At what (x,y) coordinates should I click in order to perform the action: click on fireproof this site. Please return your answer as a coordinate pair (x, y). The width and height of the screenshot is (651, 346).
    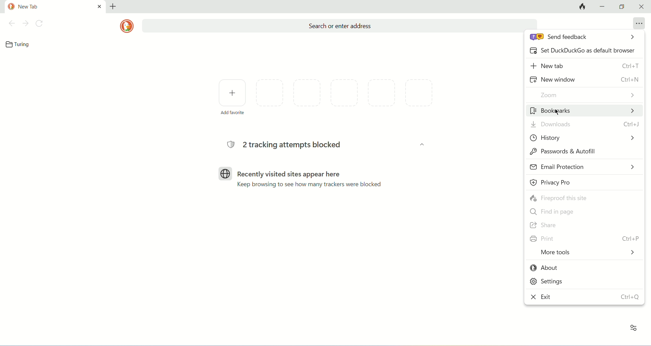
    Looking at the image, I should click on (585, 198).